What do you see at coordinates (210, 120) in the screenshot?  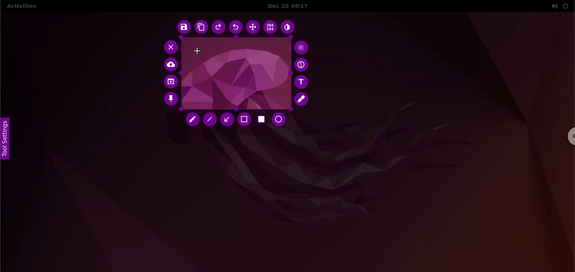 I see `line tool` at bounding box center [210, 120].